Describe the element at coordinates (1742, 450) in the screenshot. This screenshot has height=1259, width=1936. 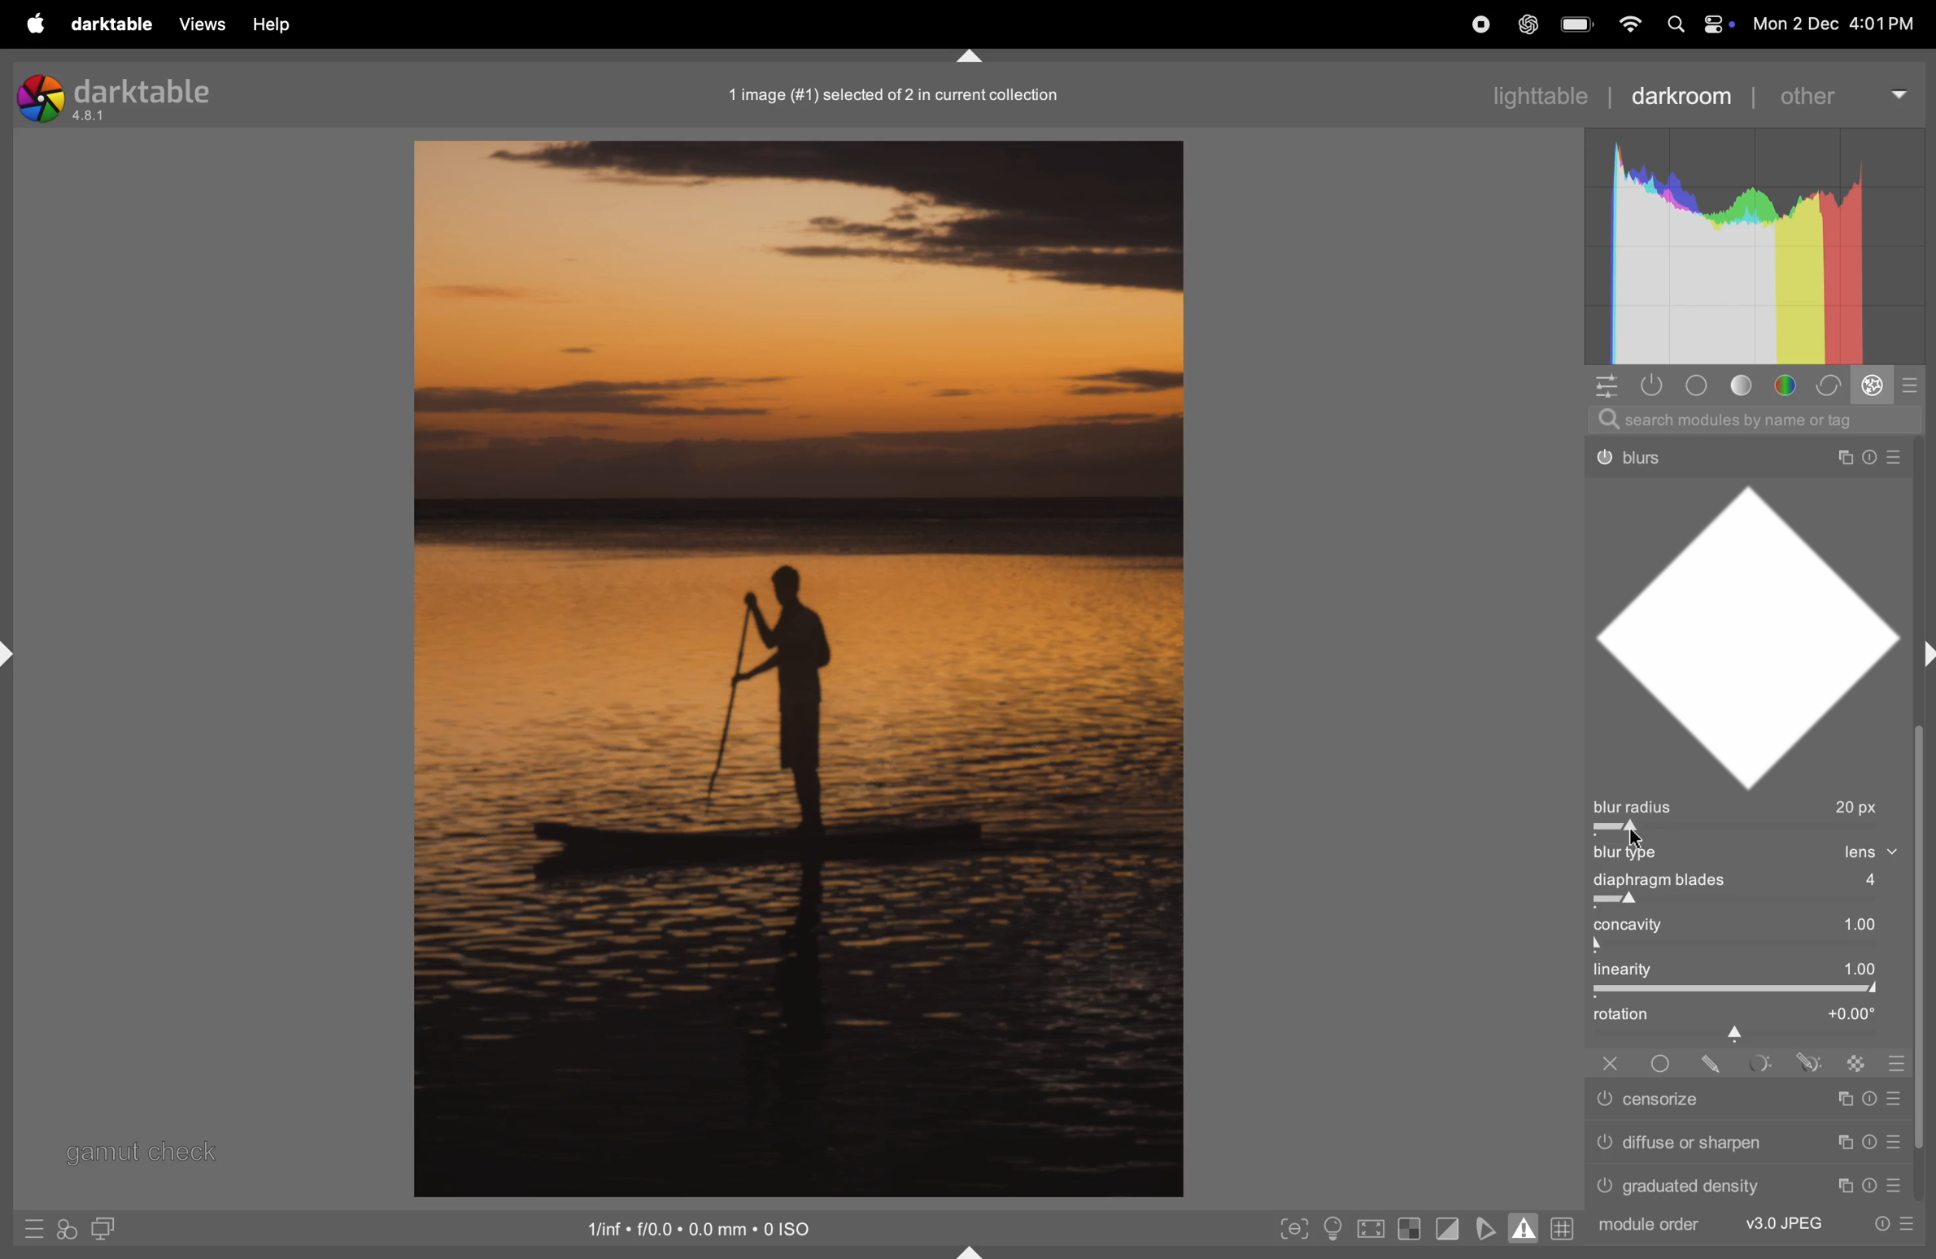
I see `` at that location.